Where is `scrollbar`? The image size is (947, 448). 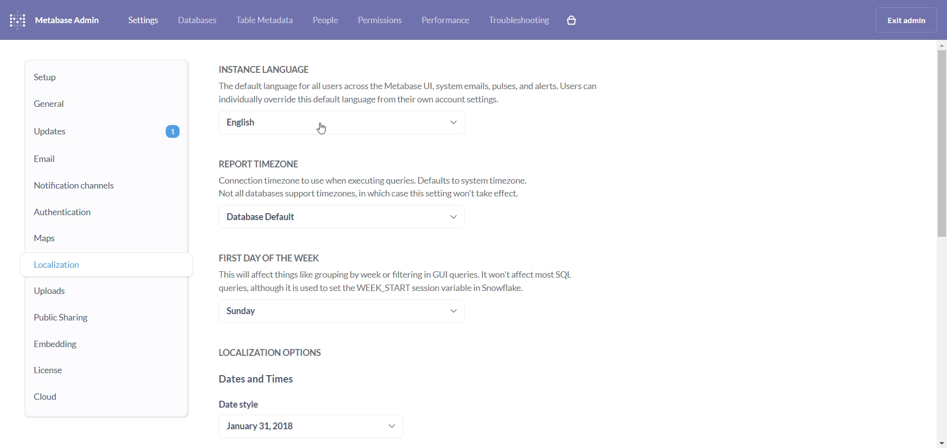
scrollbar is located at coordinates (941, 156).